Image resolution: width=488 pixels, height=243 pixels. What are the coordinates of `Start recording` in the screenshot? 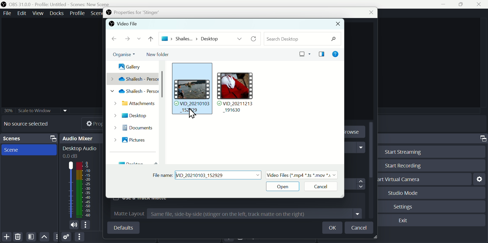 It's located at (402, 166).